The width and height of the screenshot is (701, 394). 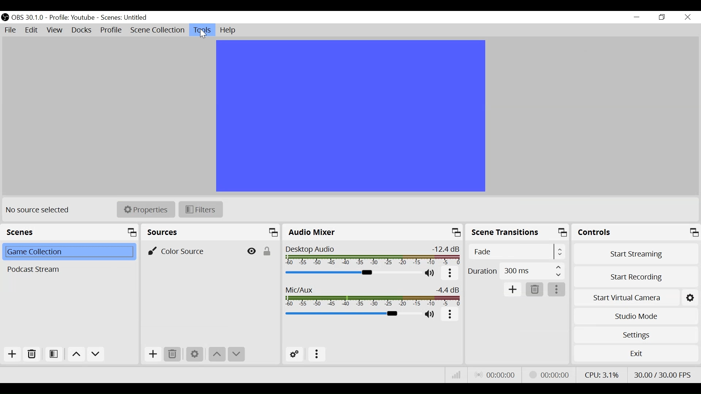 I want to click on (un)mute, so click(x=430, y=314).